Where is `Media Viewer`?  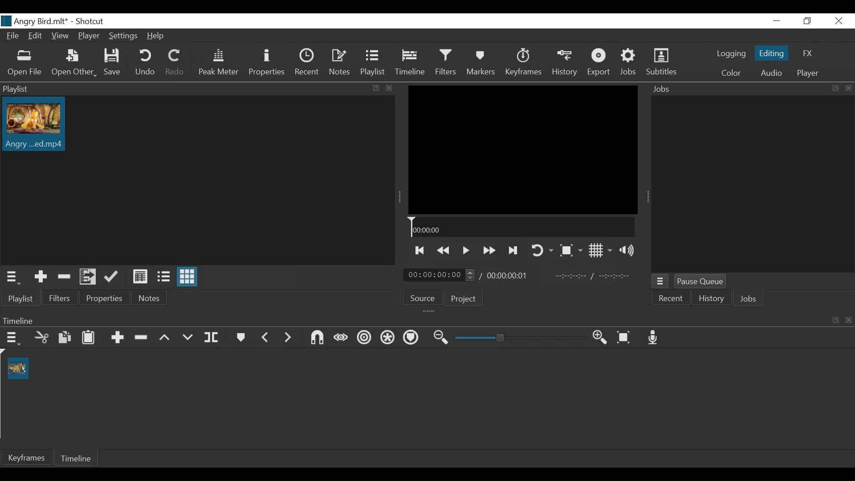 Media Viewer is located at coordinates (522, 150).